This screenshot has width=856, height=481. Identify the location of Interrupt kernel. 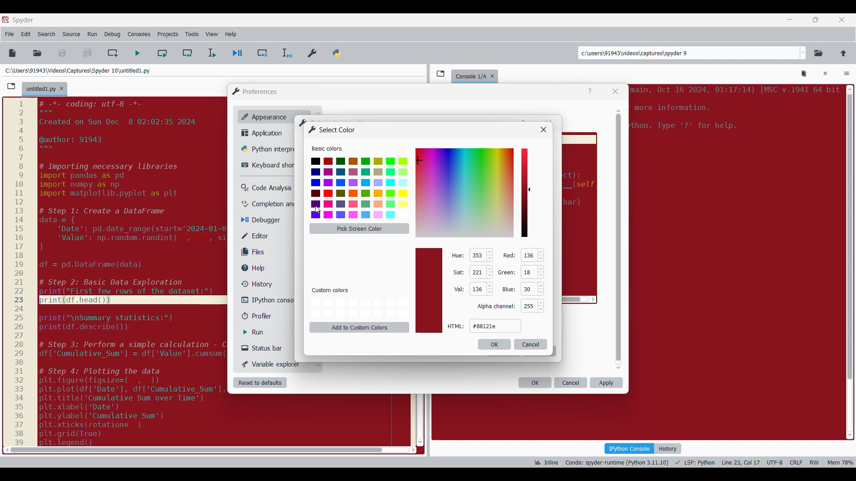
(825, 74).